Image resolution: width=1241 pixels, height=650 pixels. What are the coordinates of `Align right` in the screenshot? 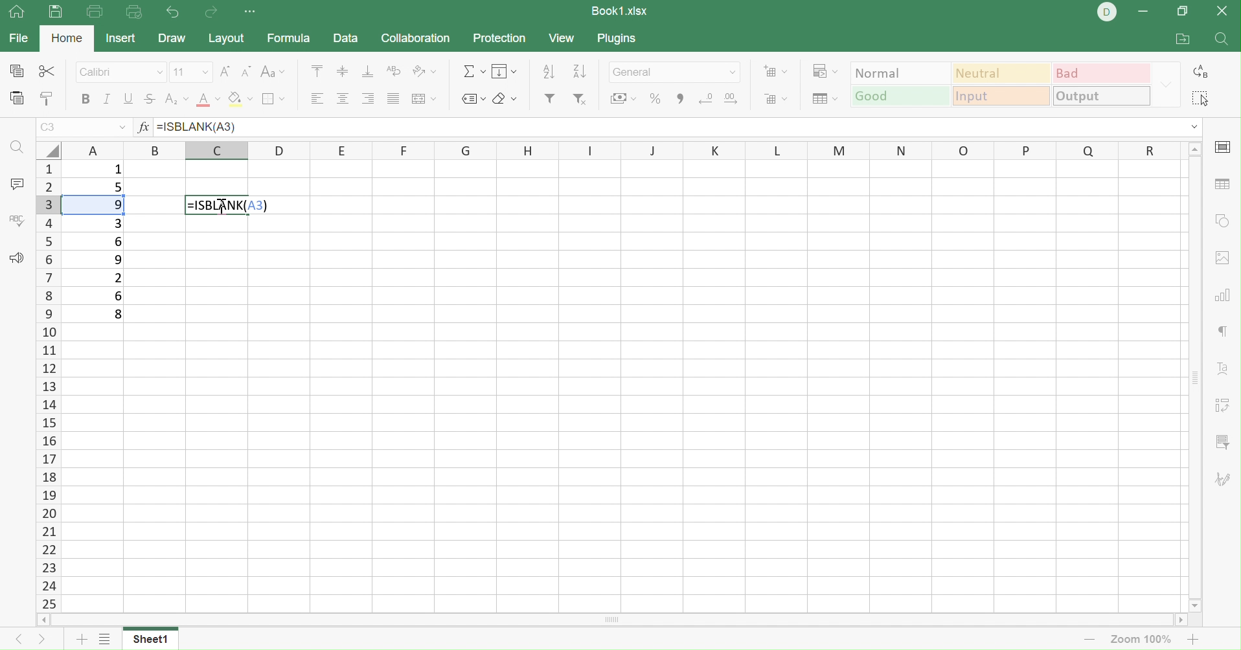 It's located at (369, 99).